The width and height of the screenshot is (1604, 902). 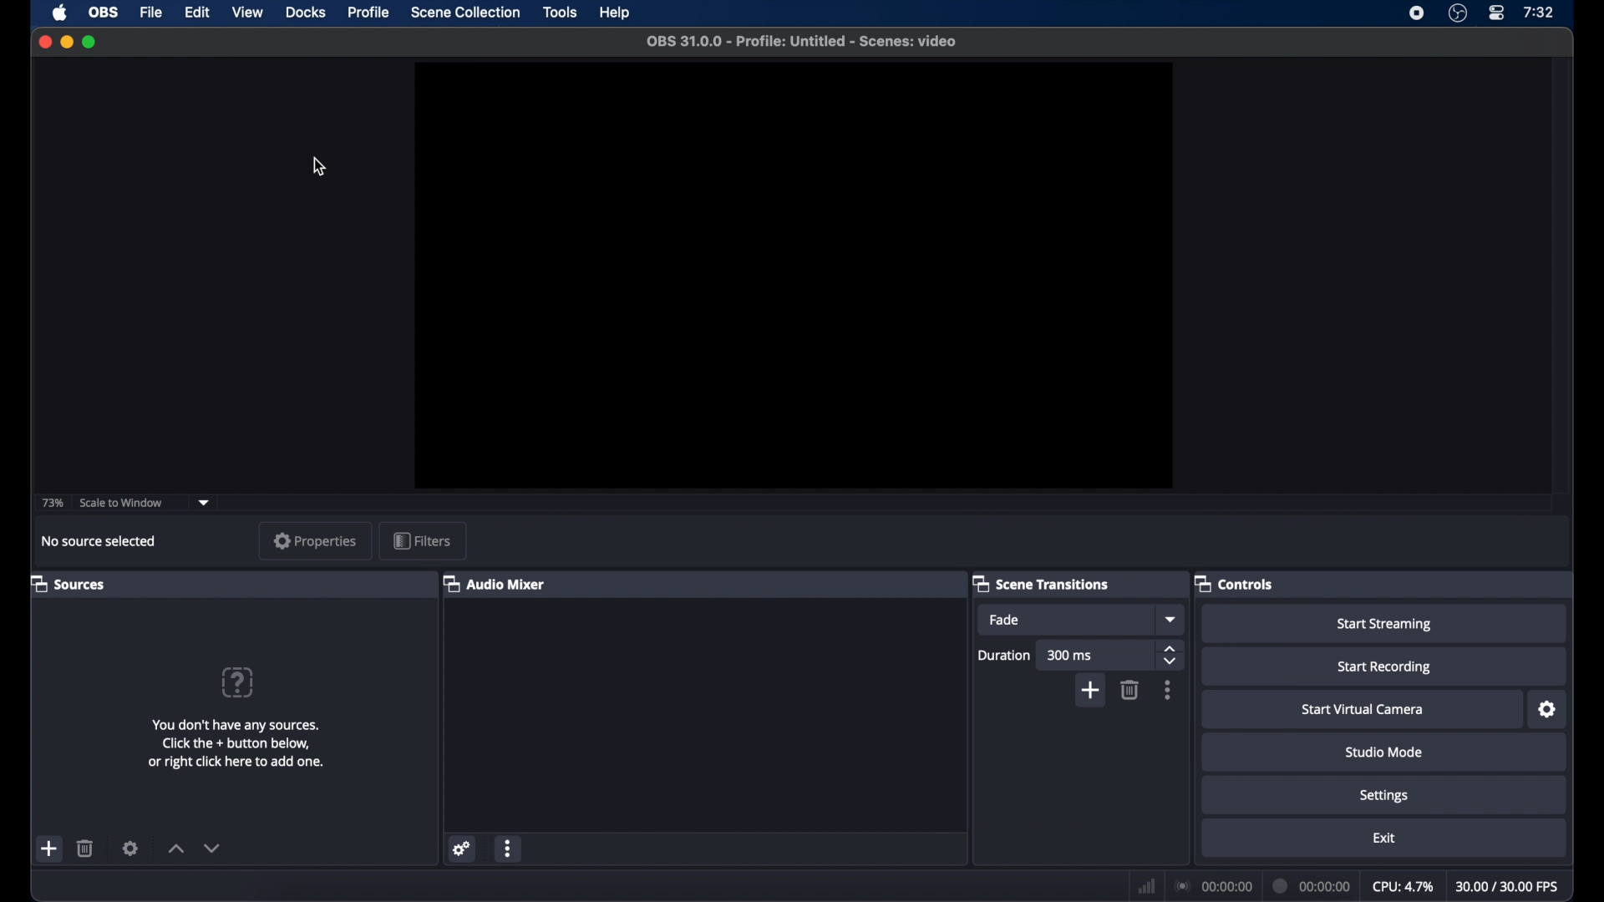 I want to click on settings, so click(x=1547, y=710).